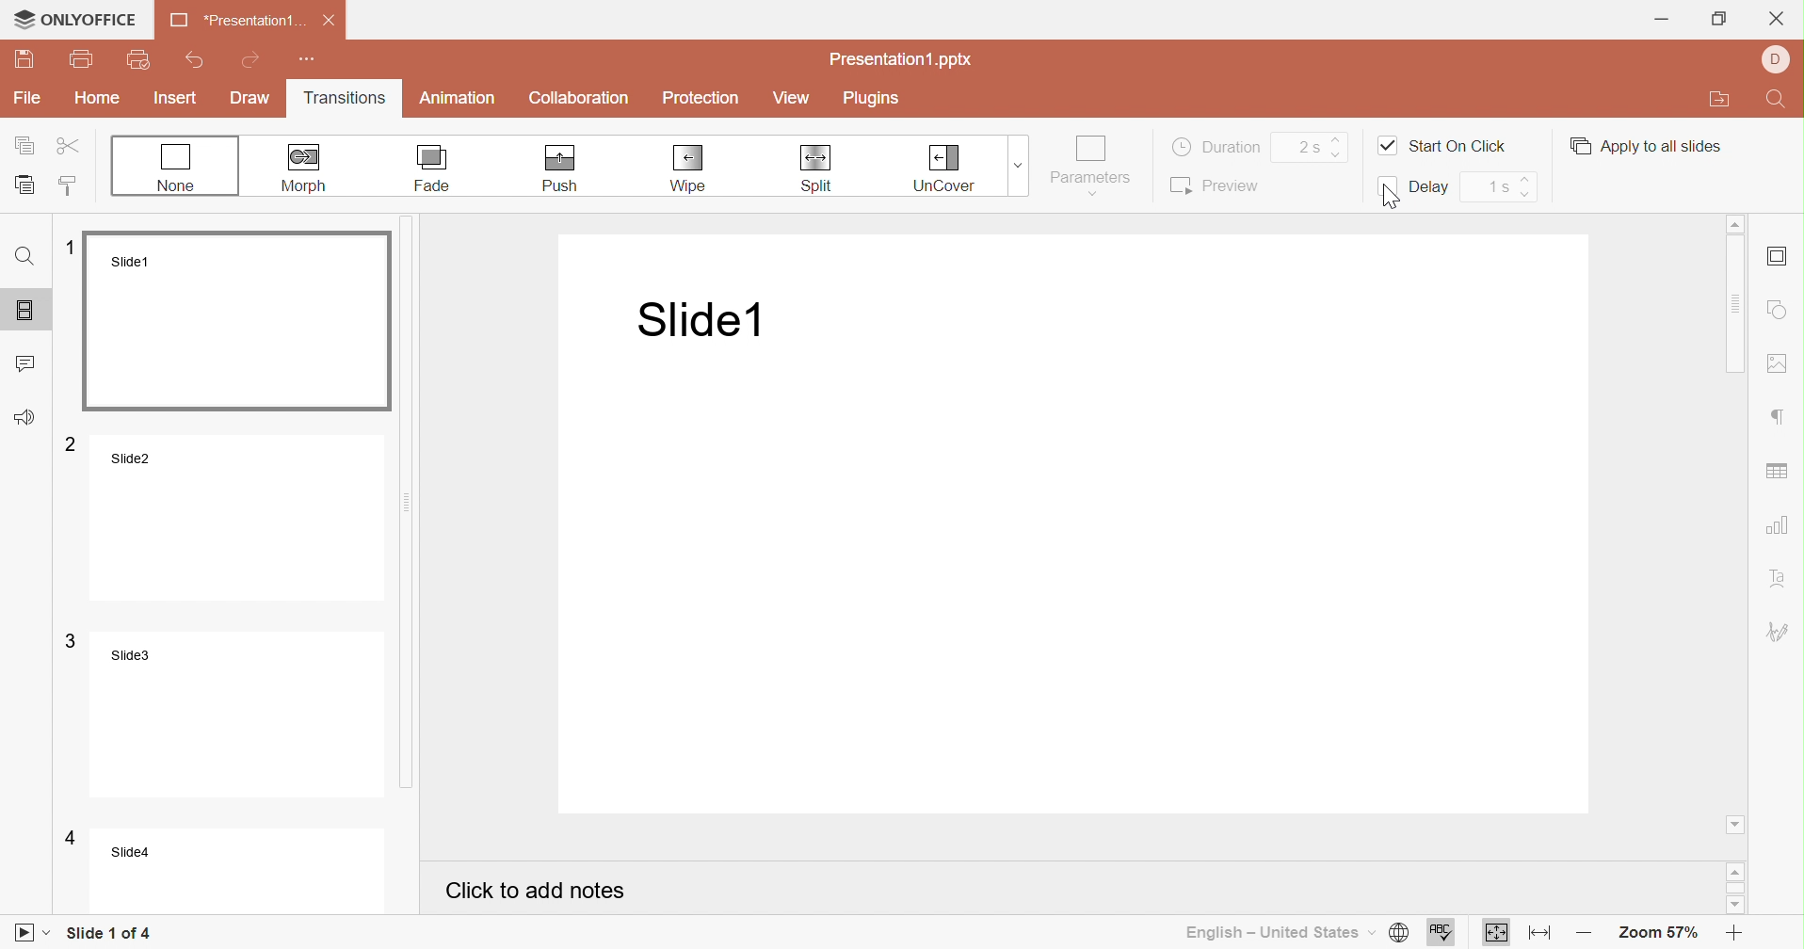 The height and width of the screenshot is (949, 1804). Describe the element at coordinates (30, 98) in the screenshot. I see `File` at that location.